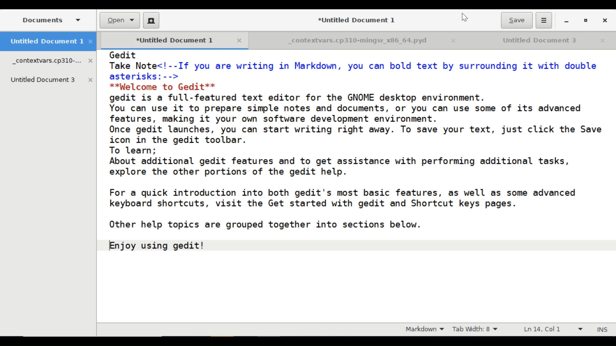 The height and width of the screenshot is (346, 616). Describe the element at coordinates (544, 20) in the screenshot. I see `Application menu` at that location.